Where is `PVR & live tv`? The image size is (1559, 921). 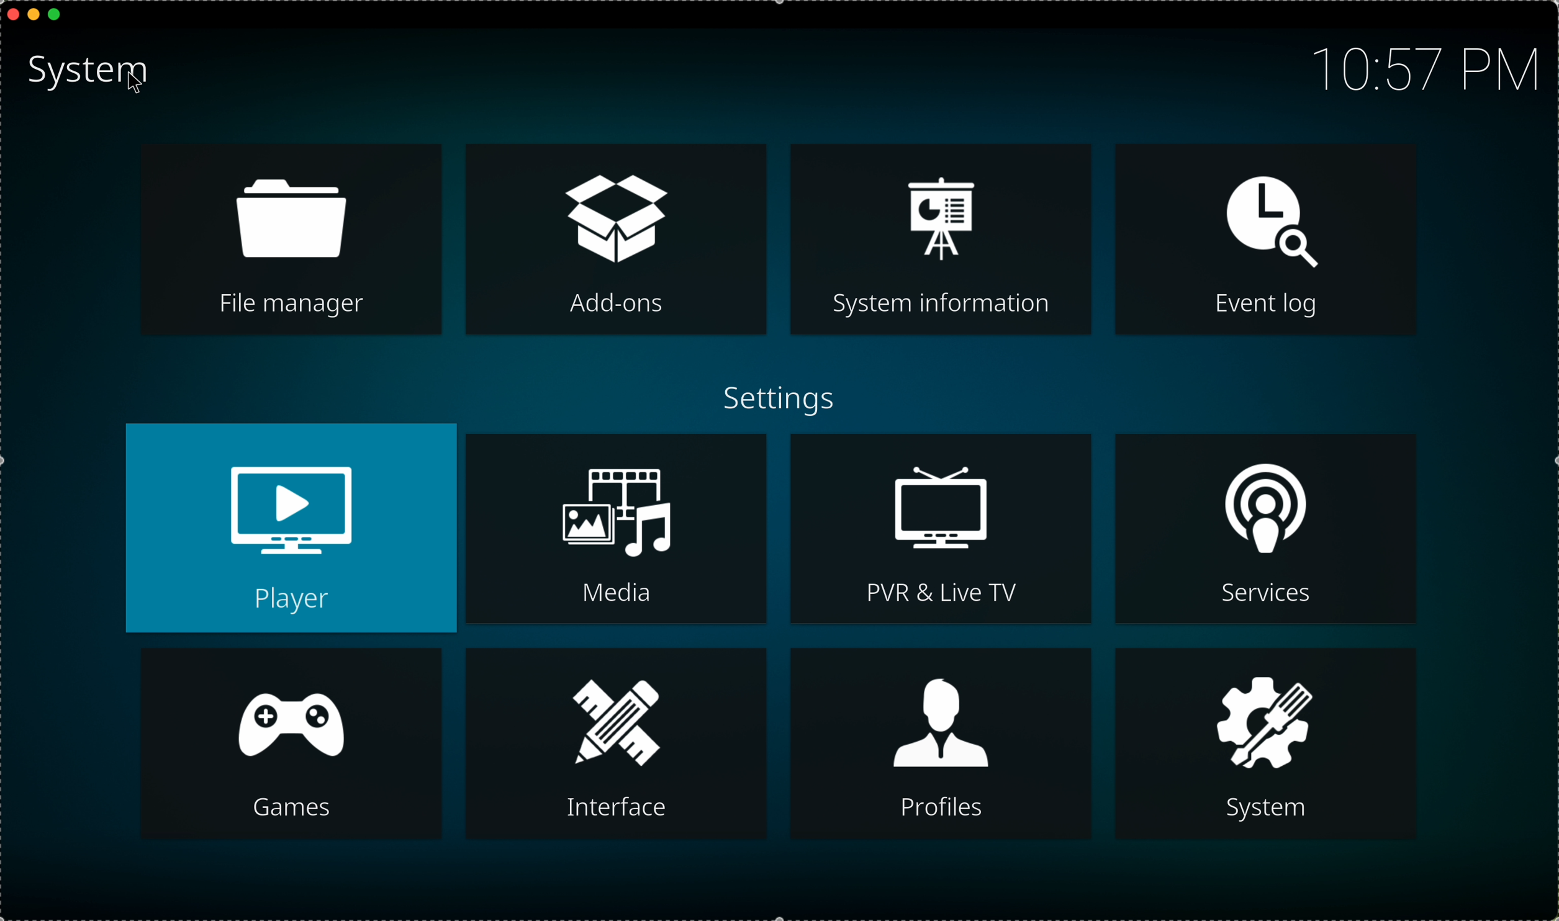
PVR & live tv is located at coordinates (941, 532).